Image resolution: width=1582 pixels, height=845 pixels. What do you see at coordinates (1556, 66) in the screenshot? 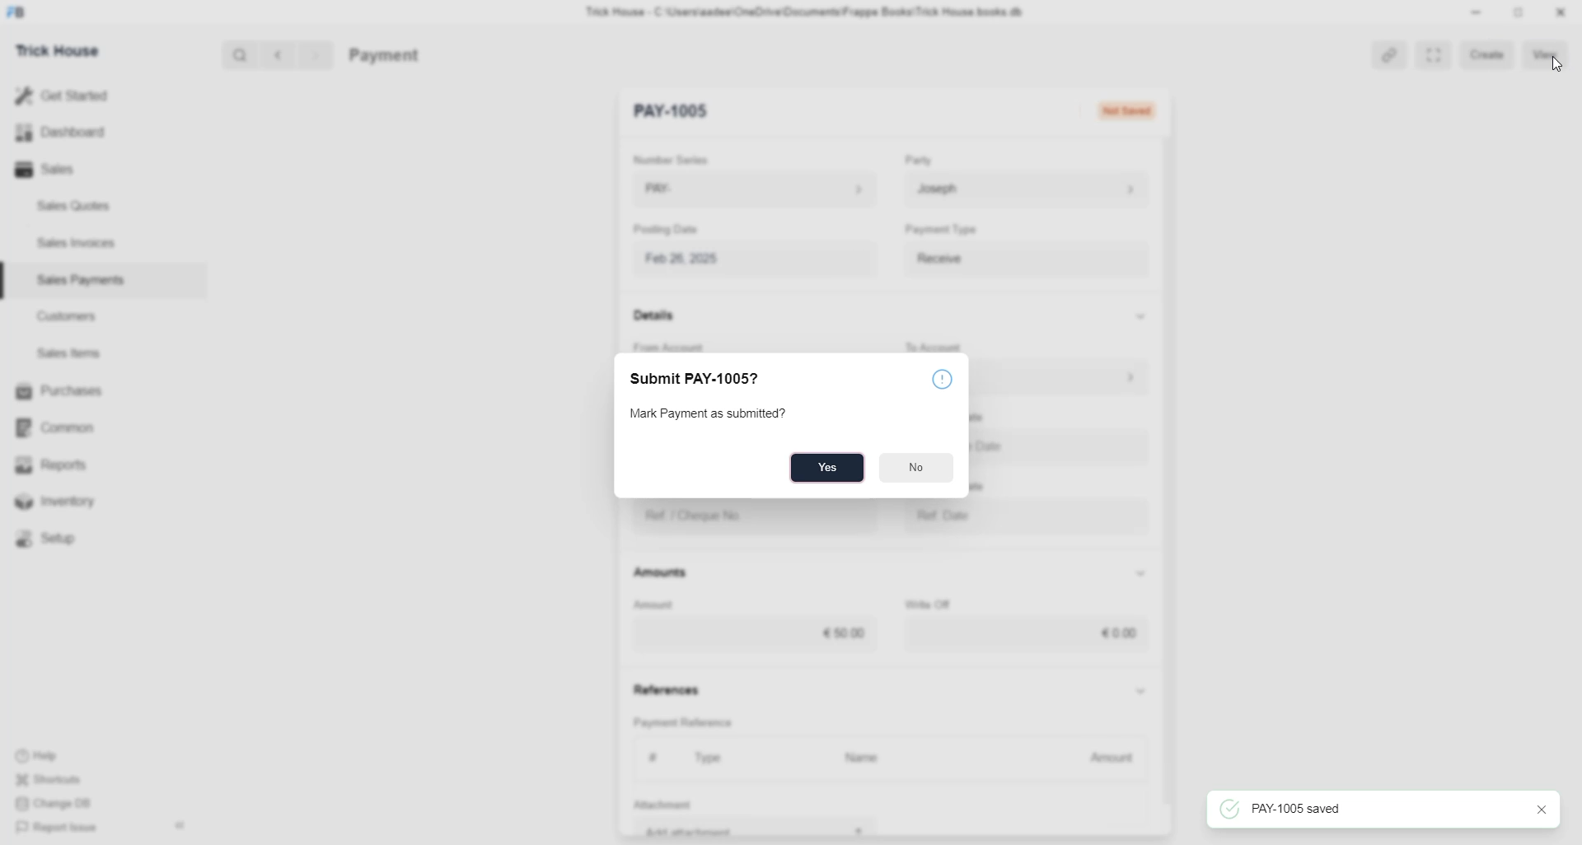
I see `cursor` at bounding box center [1556, 66].